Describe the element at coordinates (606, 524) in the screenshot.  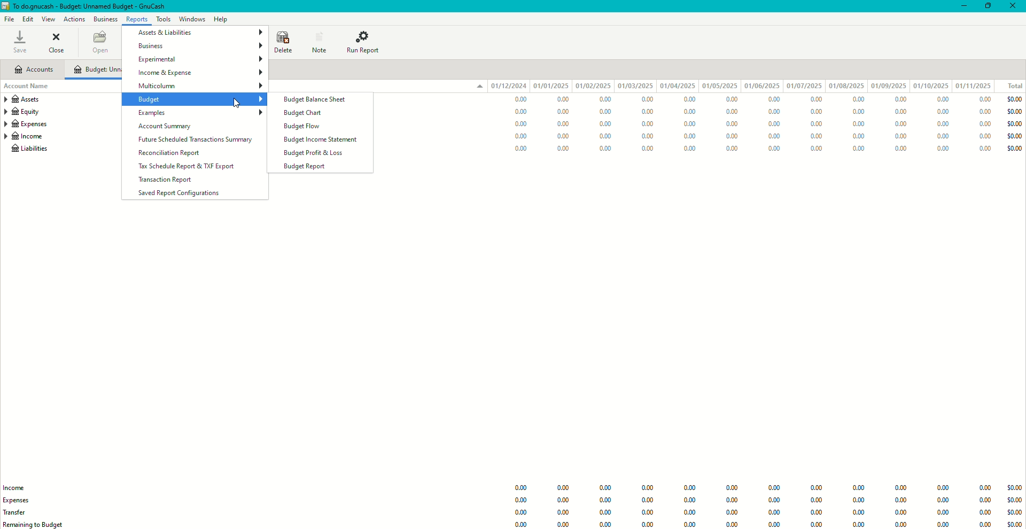
I see `0.00` at that location.